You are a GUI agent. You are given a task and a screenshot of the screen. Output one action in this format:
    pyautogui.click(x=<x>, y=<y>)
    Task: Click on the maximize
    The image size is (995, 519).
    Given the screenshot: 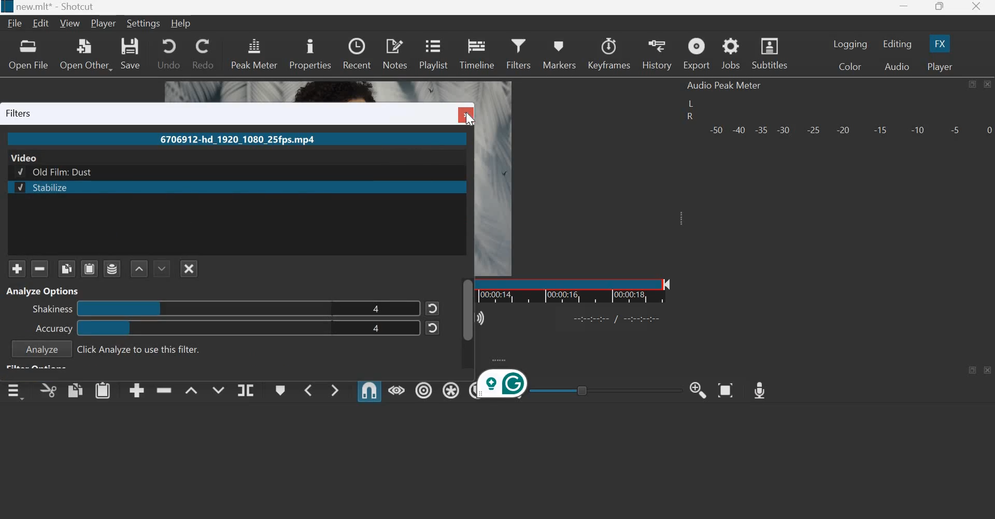 What is the action you would take?
    pyautogui.click(x=973, y=84)
    